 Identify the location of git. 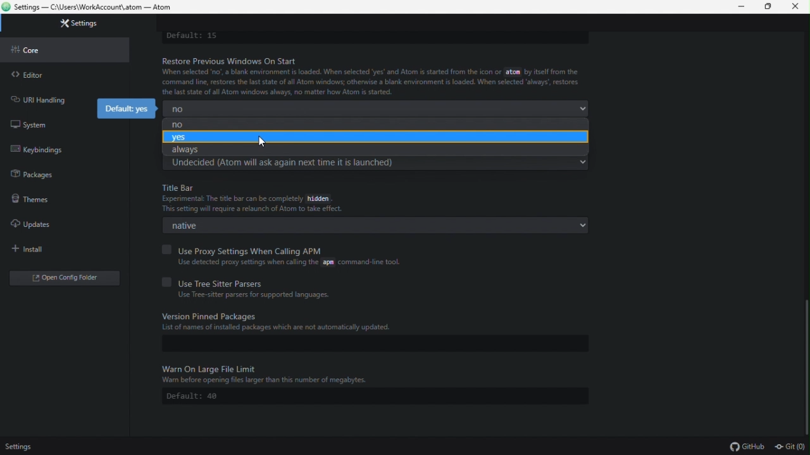
(791, 446).